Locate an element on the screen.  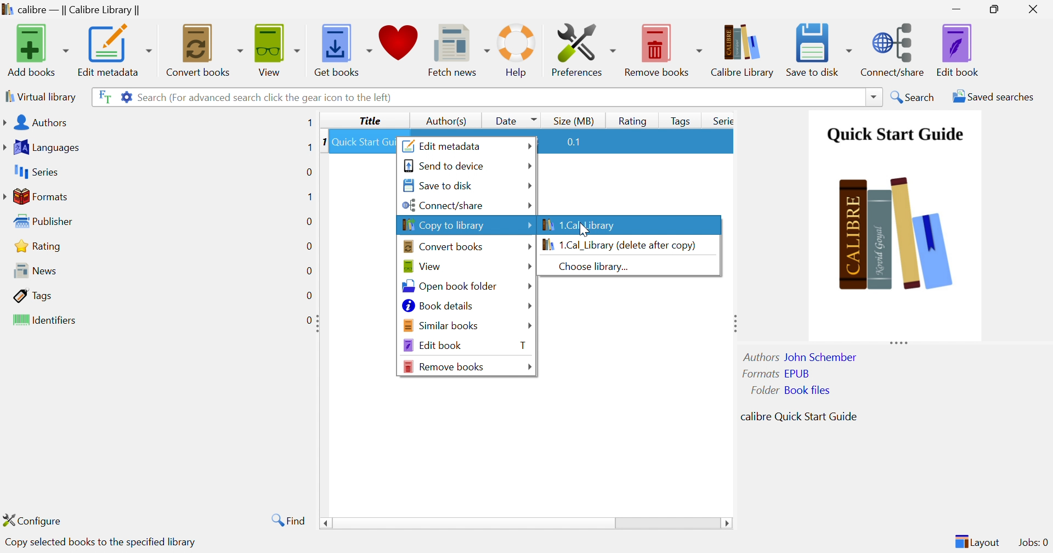
calibre Quick Start Guide is located at coordinates (798, 415).